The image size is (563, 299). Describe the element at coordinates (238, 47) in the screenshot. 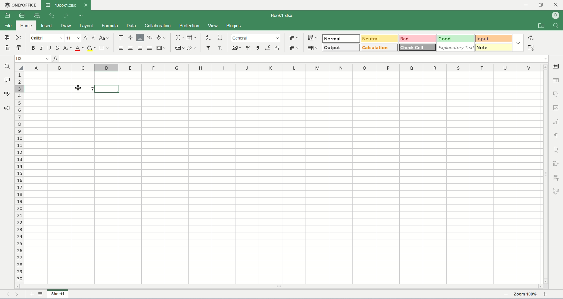

I see `currency style` at that location.